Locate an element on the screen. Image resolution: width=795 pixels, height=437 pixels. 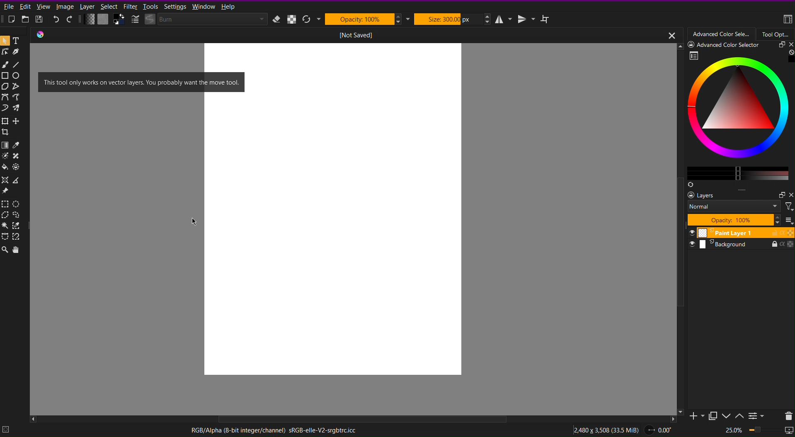
Zoom is located at coordinates (5, 250).